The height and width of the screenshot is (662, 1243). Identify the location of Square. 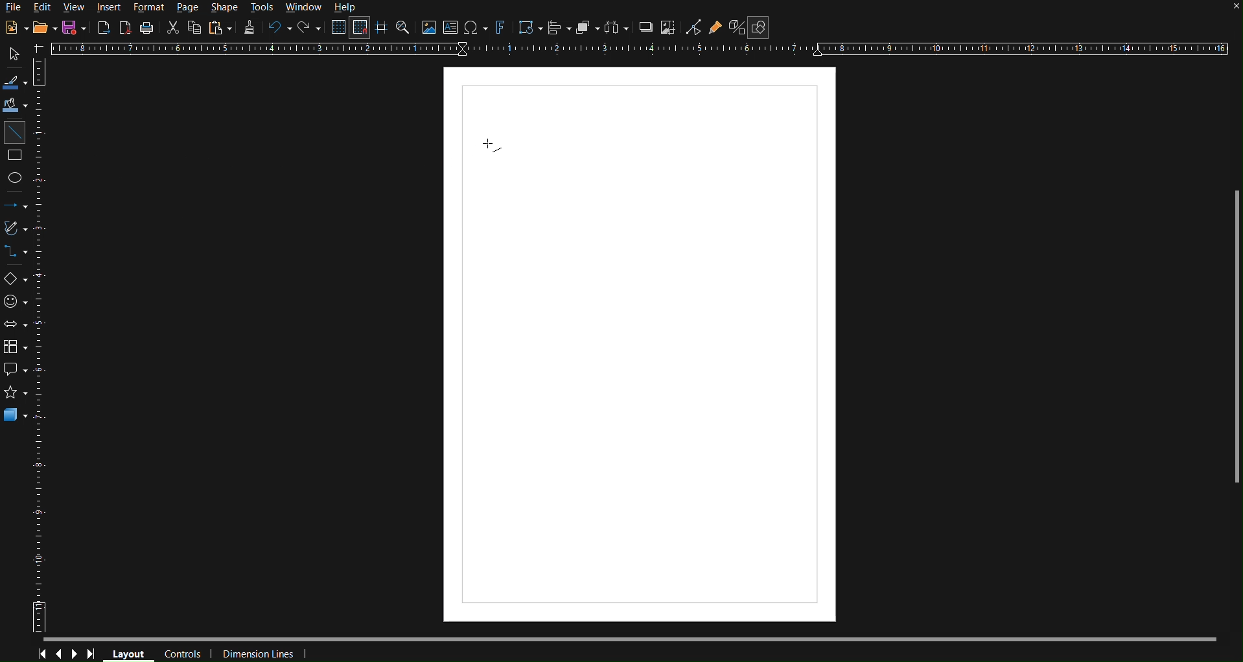
(16, 157).